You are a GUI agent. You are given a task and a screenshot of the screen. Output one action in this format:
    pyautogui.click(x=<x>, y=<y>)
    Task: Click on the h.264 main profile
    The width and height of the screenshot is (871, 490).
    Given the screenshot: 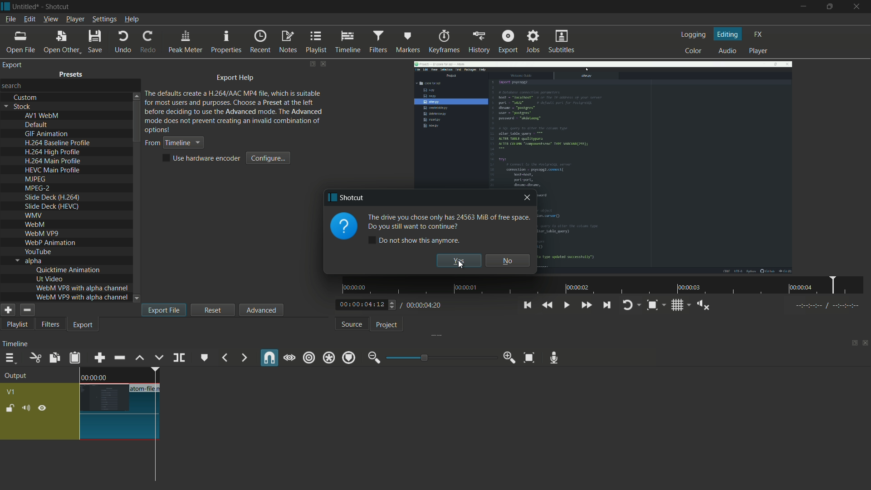 What is the action you would take?
    pyautogui.click(x=53, y=162)
    